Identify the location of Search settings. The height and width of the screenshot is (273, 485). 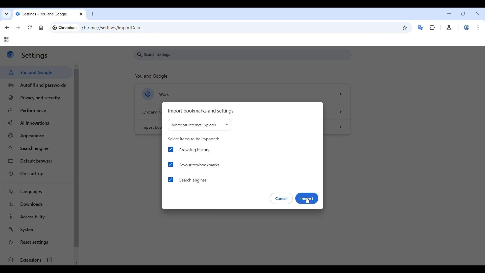
(243, 55).